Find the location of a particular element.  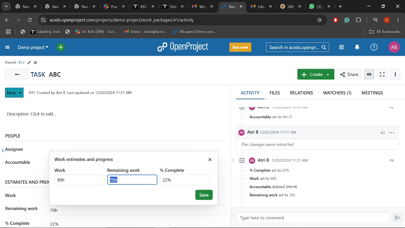

Send is located at coordinates (398, 218).